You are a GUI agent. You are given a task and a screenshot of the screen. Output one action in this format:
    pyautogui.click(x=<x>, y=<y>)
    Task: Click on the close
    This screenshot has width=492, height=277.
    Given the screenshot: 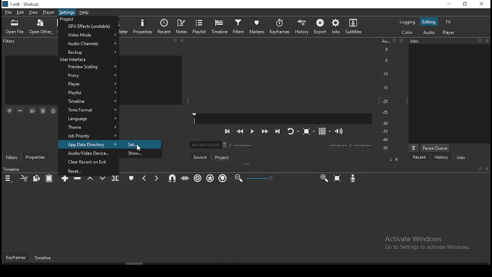 What is the action you would take?
    pyautogui.click(x=488, y=40)
    